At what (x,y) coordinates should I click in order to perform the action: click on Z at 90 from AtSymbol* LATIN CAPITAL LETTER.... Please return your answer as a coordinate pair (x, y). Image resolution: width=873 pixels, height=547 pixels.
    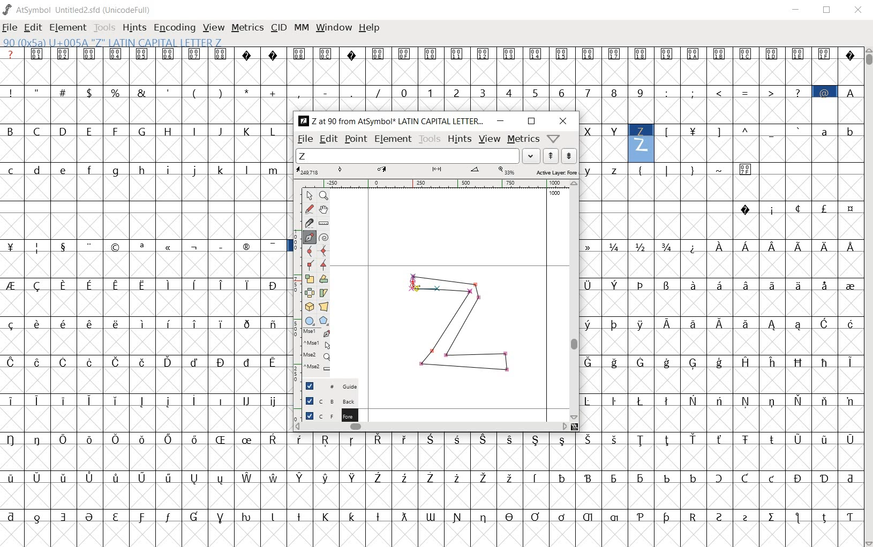
    Looking at the image, I should click on (390, 121).